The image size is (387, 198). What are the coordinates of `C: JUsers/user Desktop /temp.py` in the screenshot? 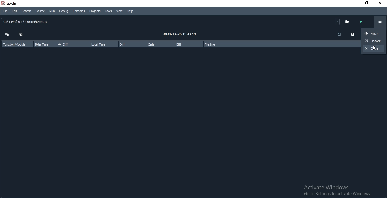 It's located at (171, 21).